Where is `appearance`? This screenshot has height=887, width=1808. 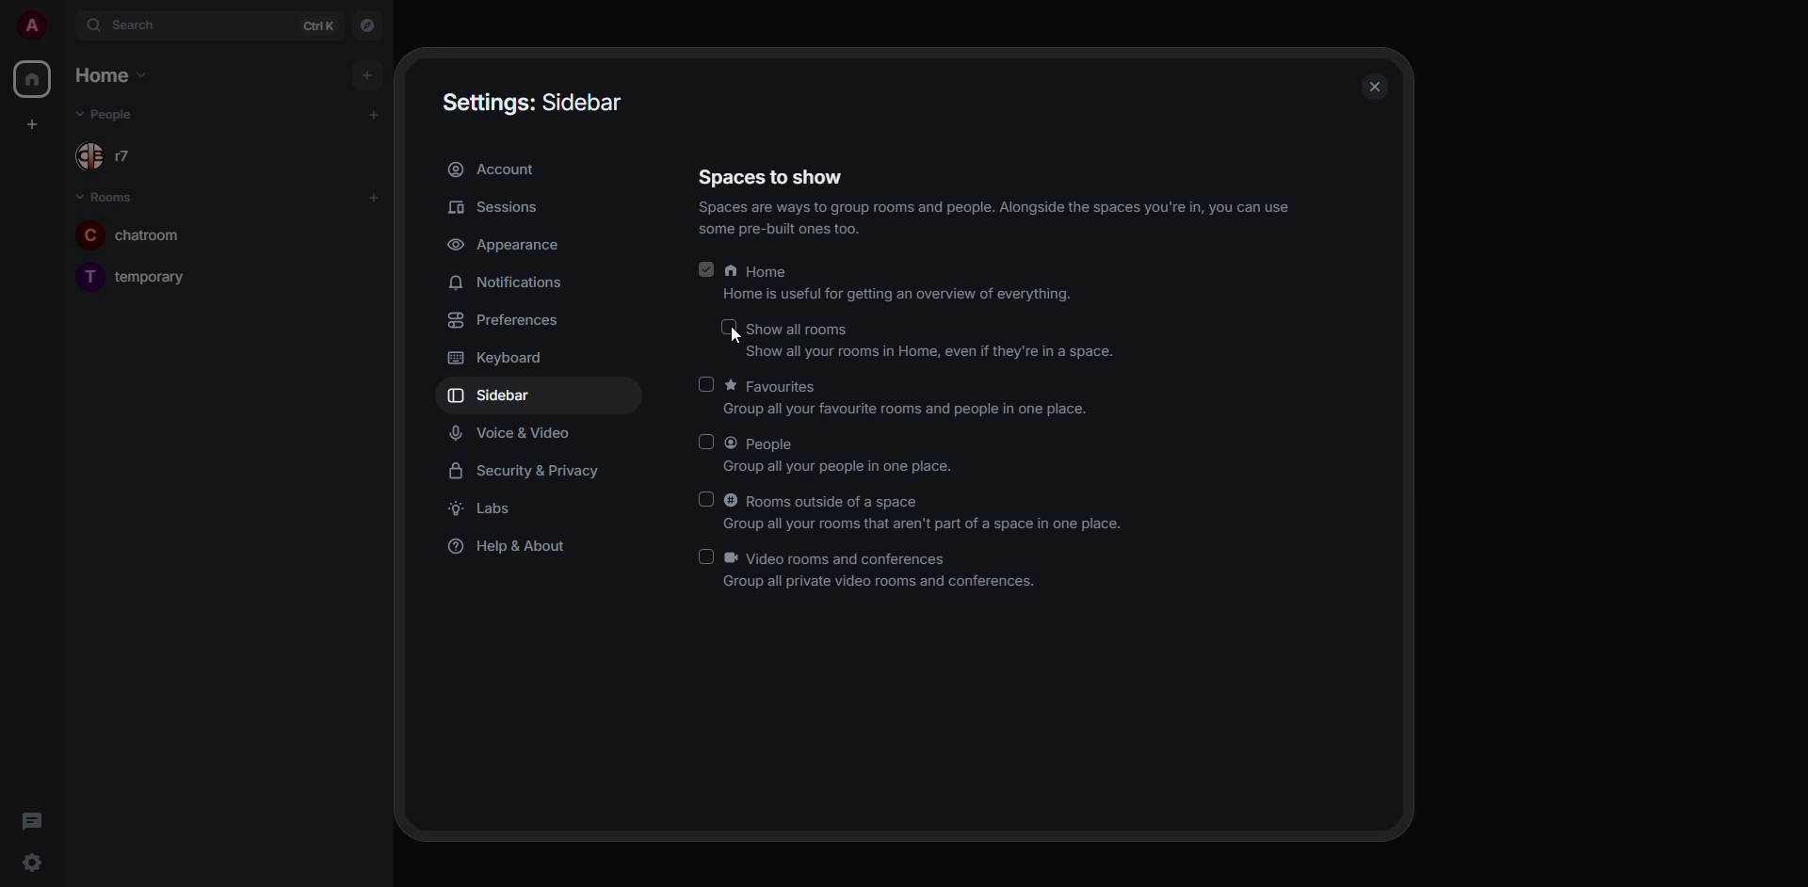 appearance is located at coordinates (511, 245).